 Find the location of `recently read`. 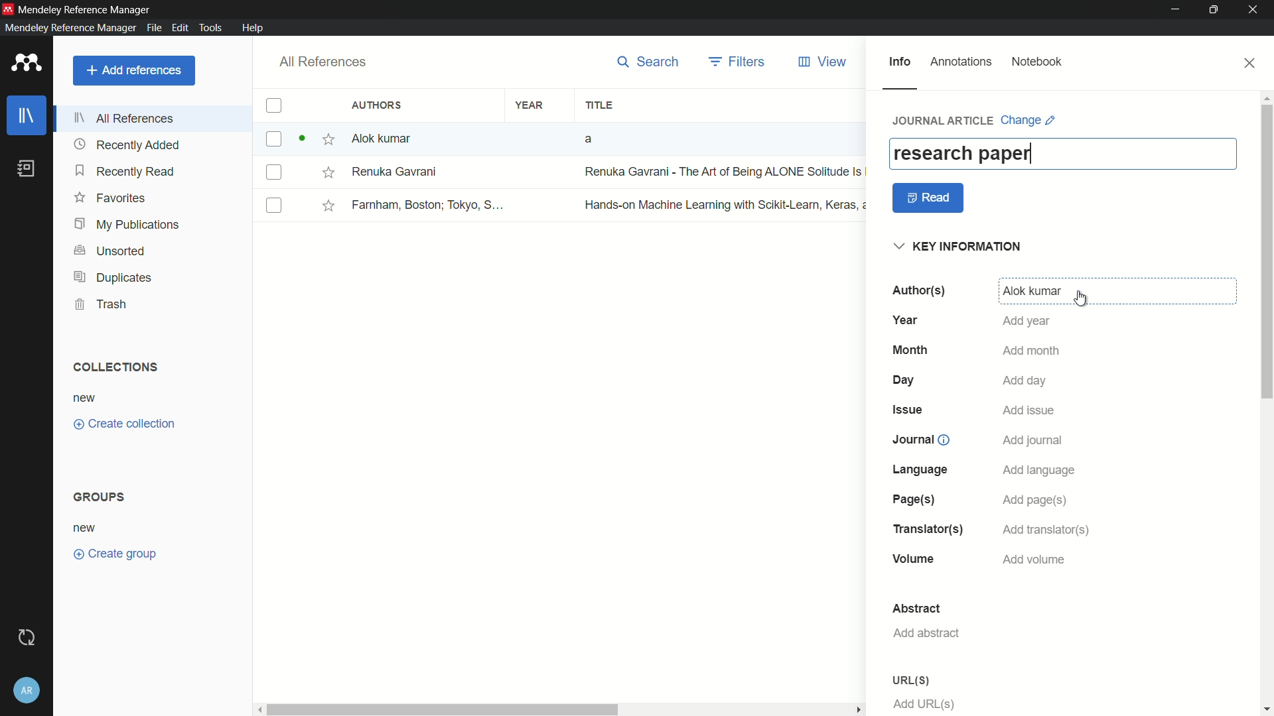

recently read is located at coordinates (125, 170).